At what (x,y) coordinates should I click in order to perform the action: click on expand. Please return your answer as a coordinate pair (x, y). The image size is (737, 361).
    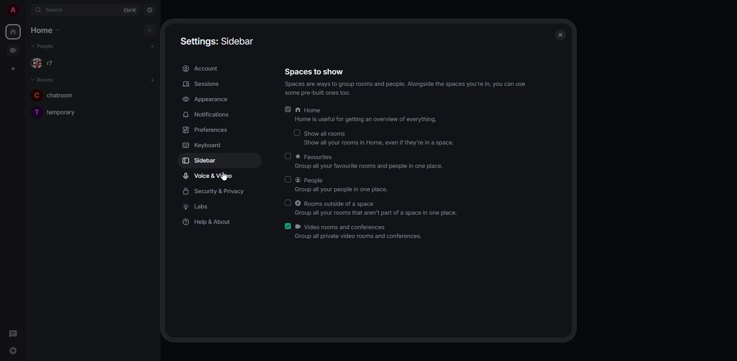
    Looking at the image, I should click on (26, 11).